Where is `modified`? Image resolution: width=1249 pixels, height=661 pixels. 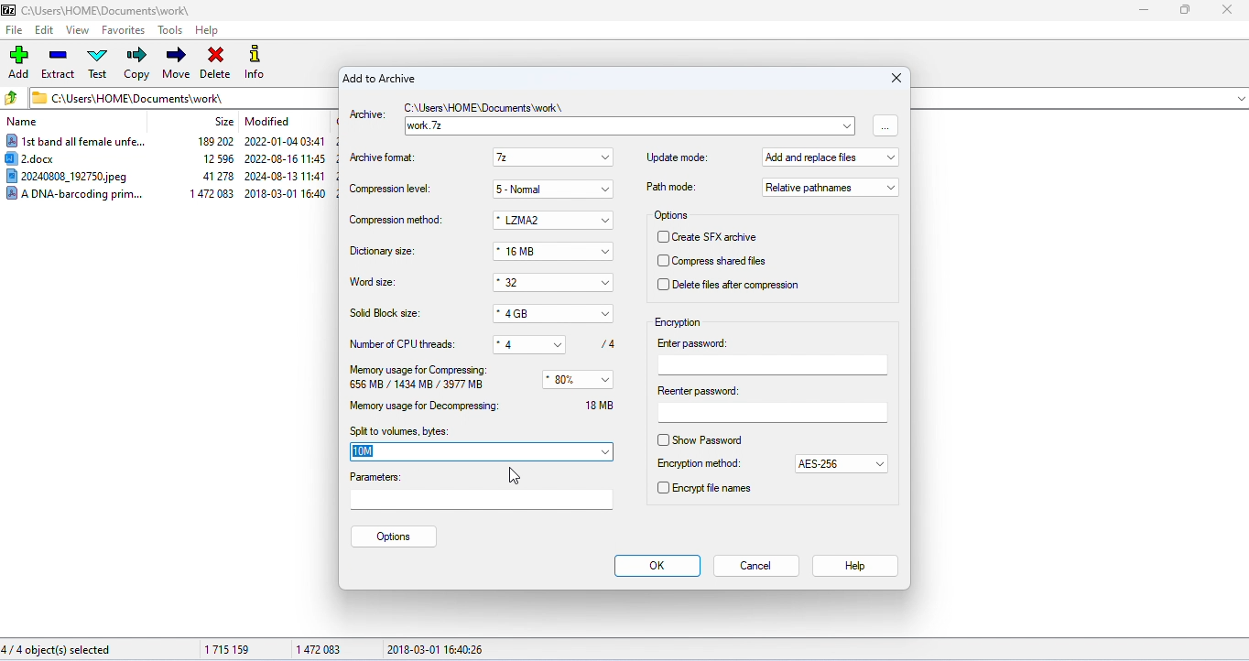
modified is located at coordinates (268, 121).